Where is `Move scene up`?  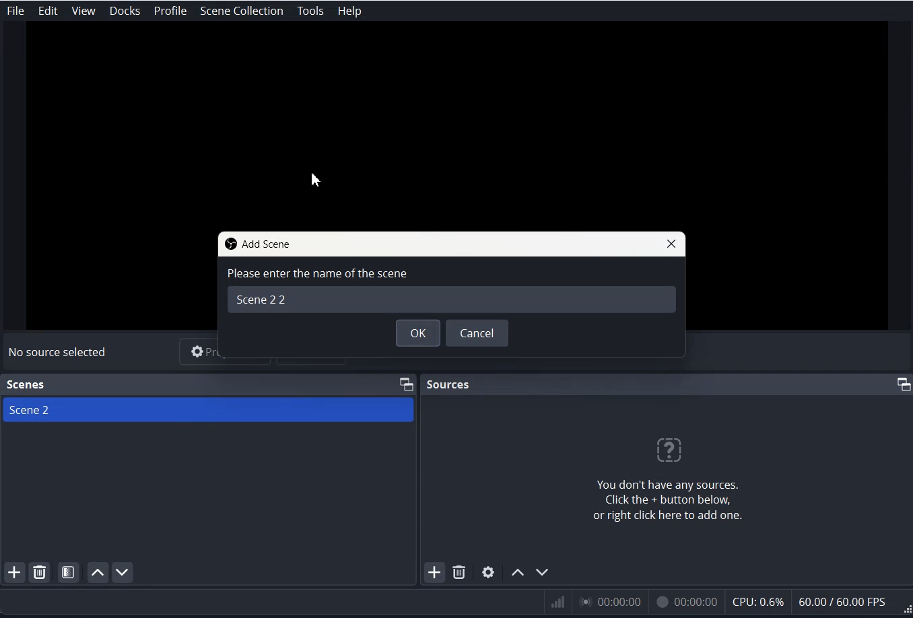
Move scene up is located at coordinates (96, 572).